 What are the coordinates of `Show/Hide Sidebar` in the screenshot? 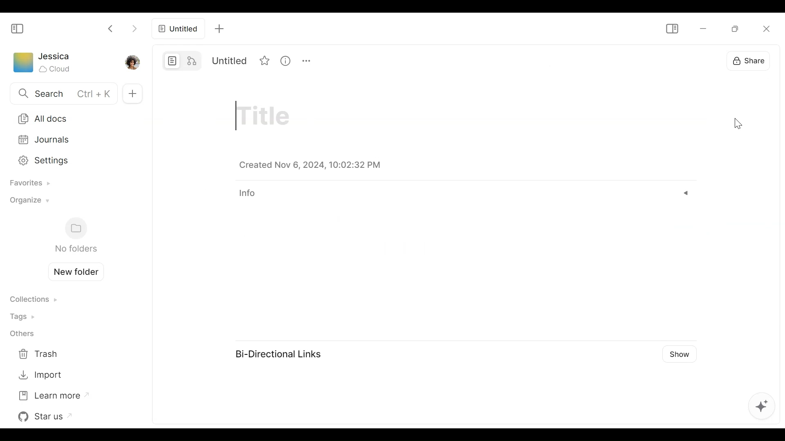 It's located at (18, 28).